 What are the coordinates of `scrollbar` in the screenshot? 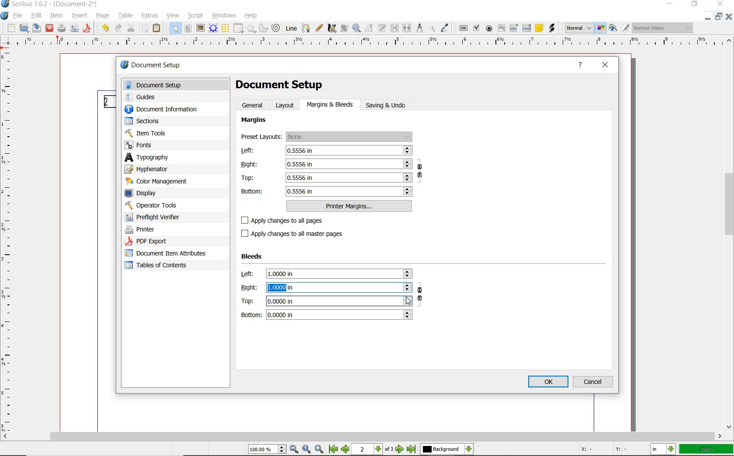 It's located at (730, 234).